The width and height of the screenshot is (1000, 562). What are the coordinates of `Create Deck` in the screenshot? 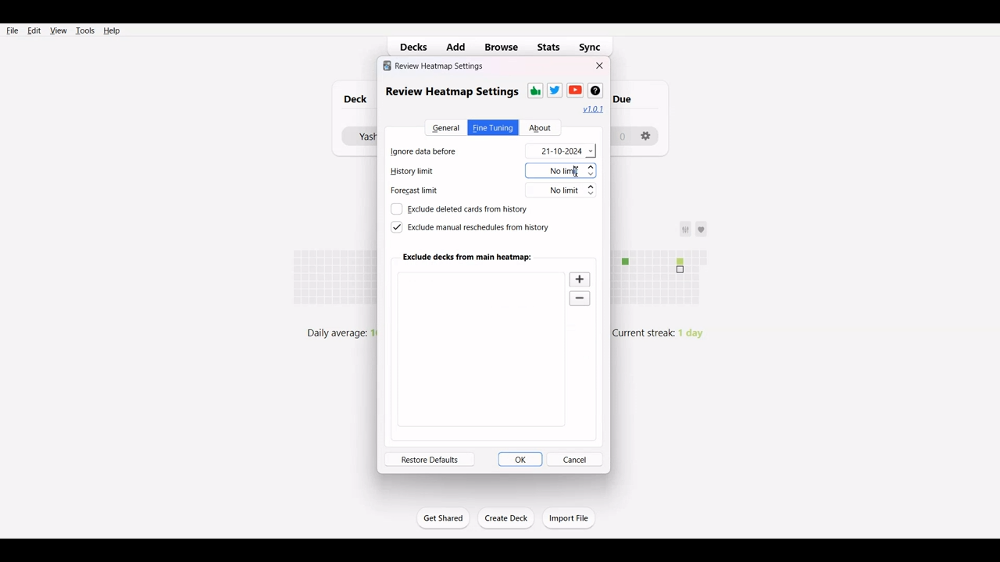 It's located at (507, 518).